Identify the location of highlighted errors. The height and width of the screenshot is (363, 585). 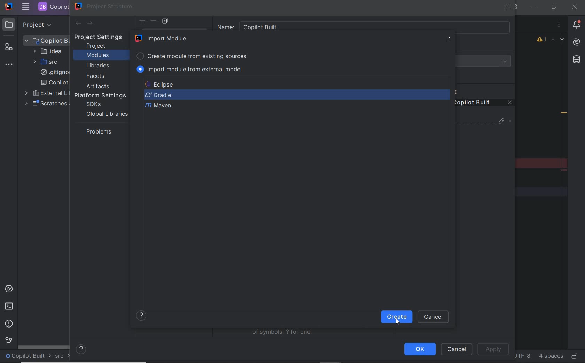
(558, 40).